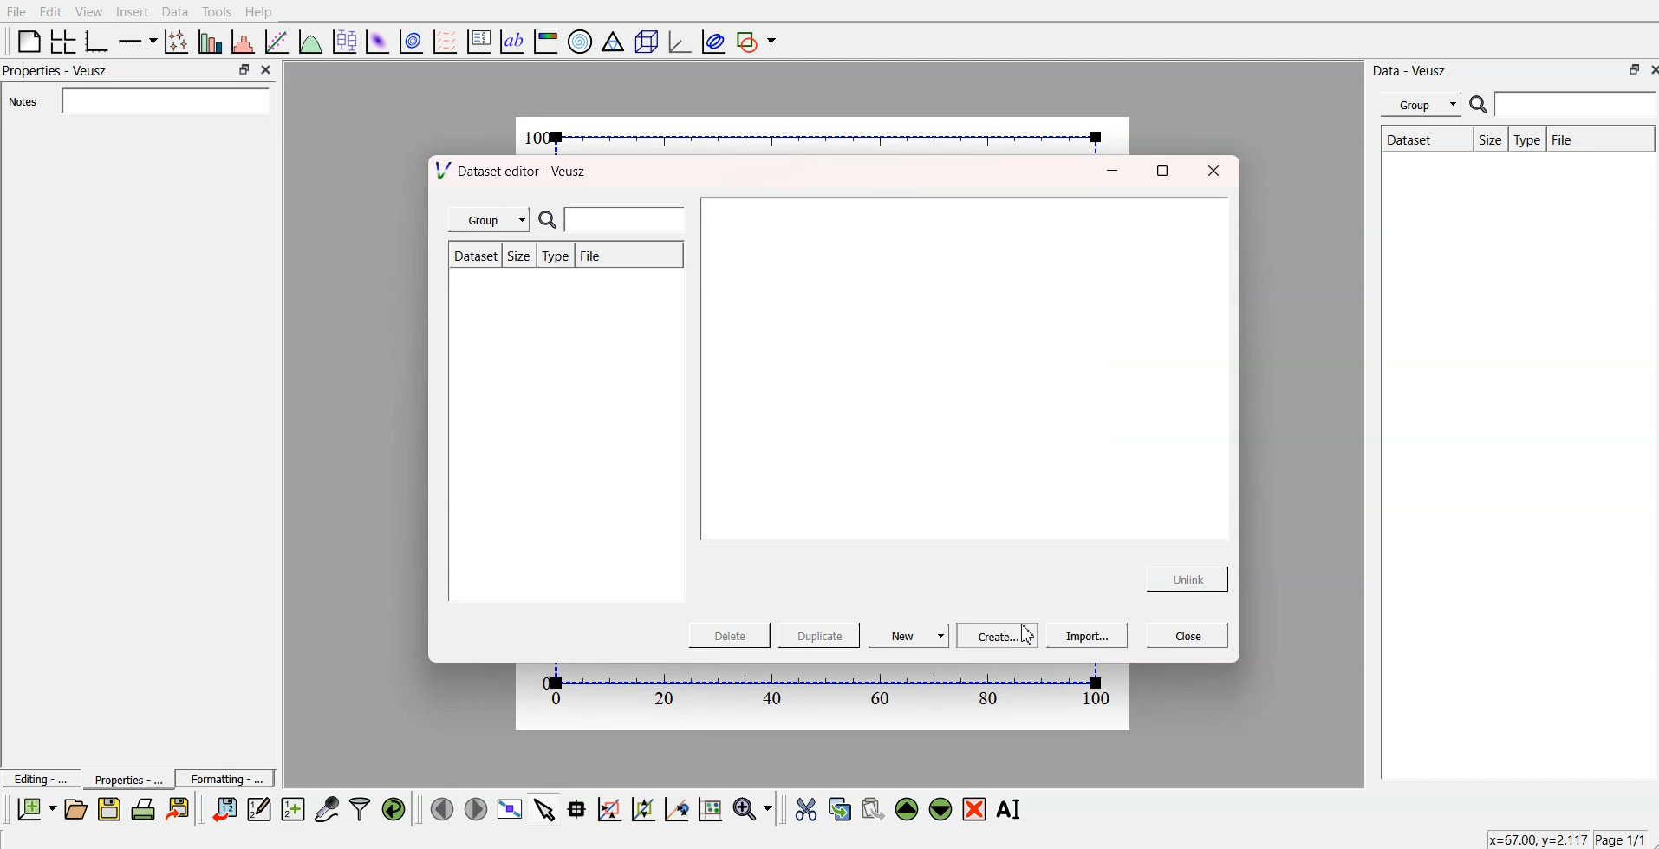  What do you see at coordinates (37, 809) in the screenshot?
I see `New document` at bounding box center [37, 809].